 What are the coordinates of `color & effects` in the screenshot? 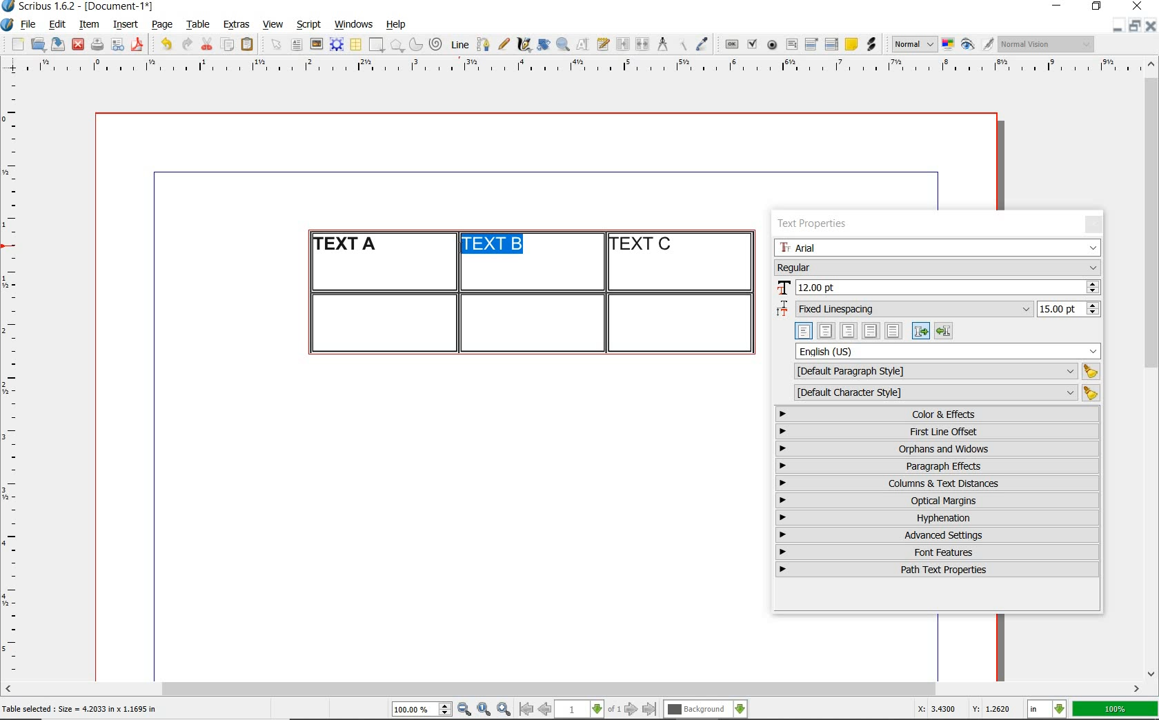 It's located at (939, 414).